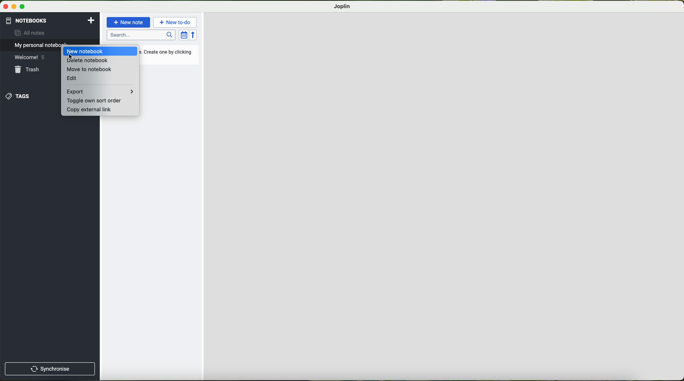 The width and height of the screenshot is (684, 381). What do you see at coordinates (168, 54) in the screenshot?
I see `no notes in here. create one by clicking new note` at bounding box center [168, 54].